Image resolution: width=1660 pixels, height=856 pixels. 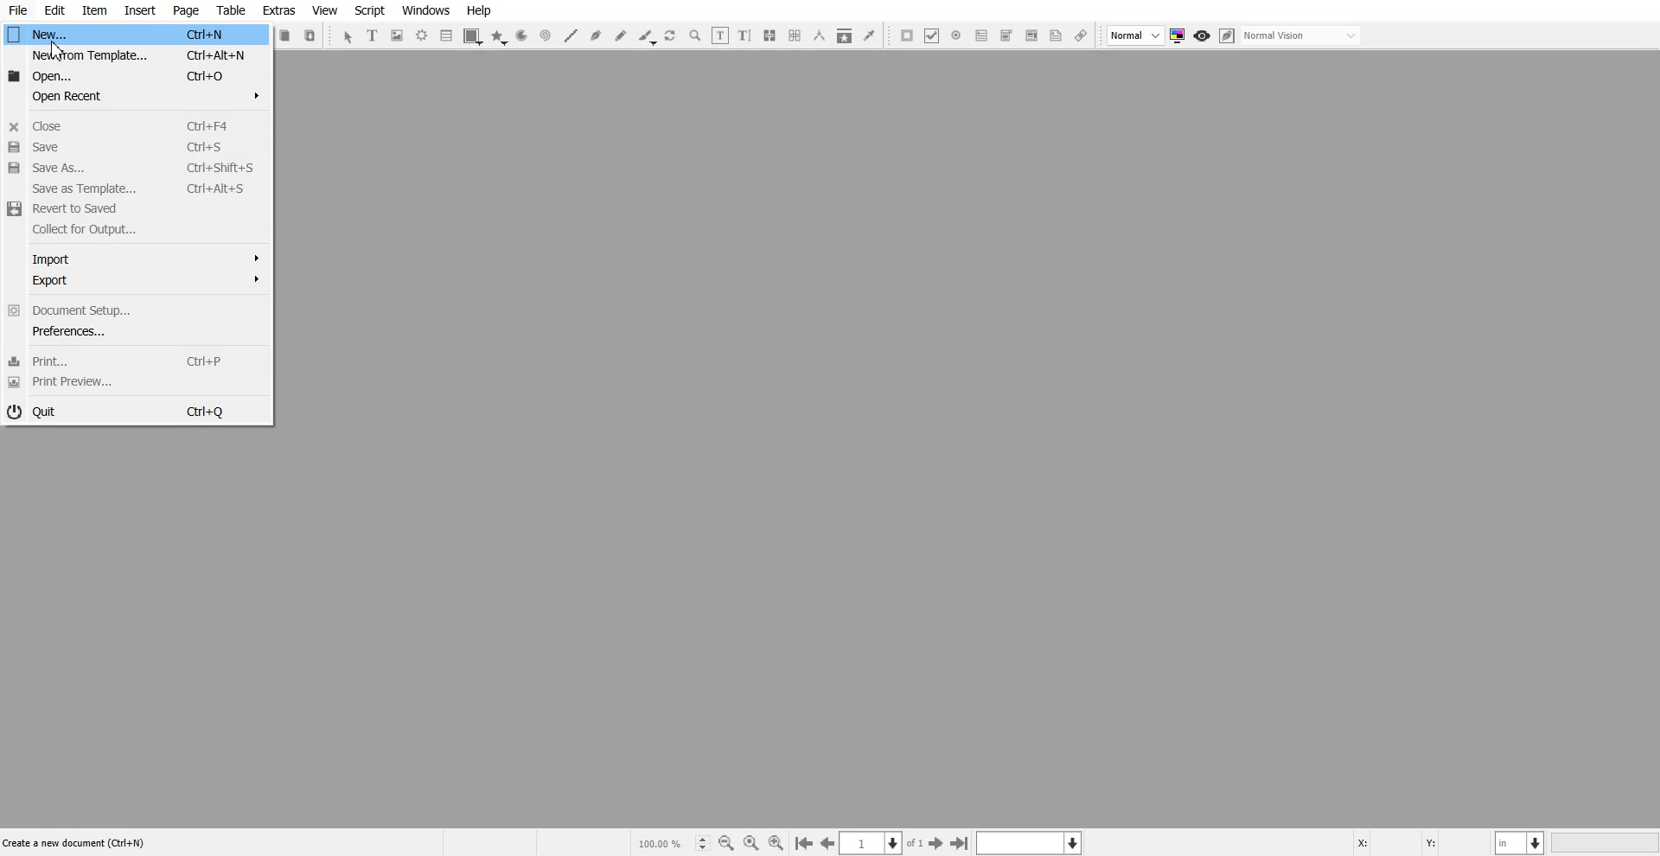 I want to click on Select visual appearance of the display, so click(x=1302, y=36).